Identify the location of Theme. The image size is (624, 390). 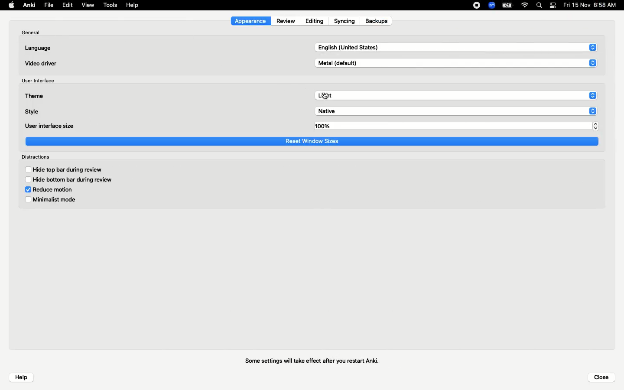
(35, 96).